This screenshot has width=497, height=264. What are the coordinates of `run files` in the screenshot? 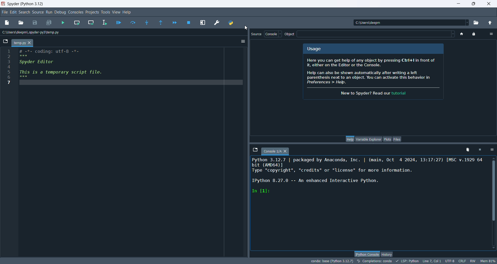 It's located at (64, 23).